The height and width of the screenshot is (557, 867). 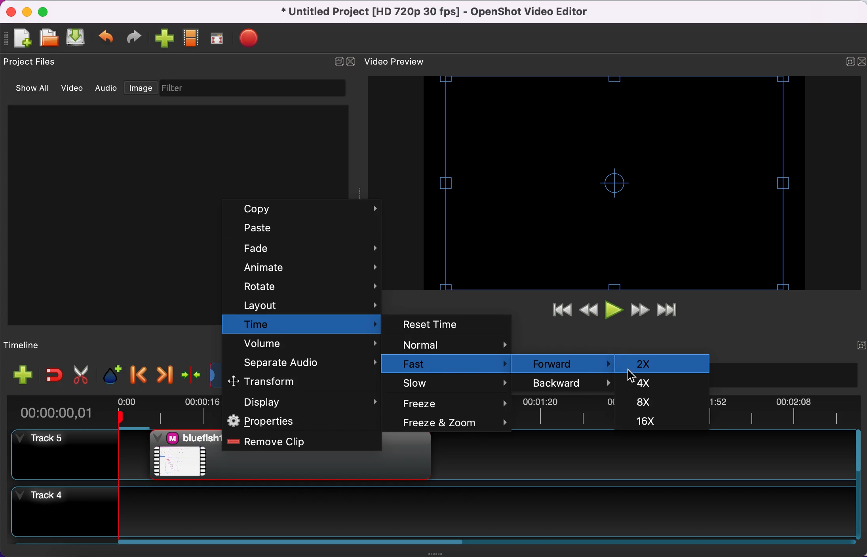 What do you see at coordinates (166, 39) in the screenshot?
I see `import file` at bounding box center [166, 39].